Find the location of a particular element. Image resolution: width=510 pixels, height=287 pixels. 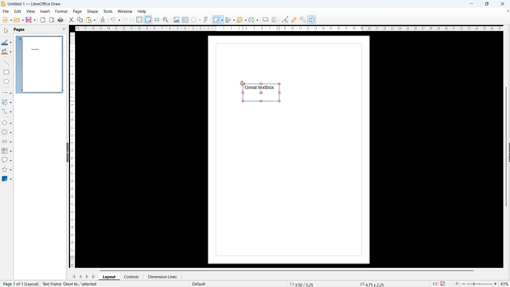

minimise  is located at coordinates (470, 4).